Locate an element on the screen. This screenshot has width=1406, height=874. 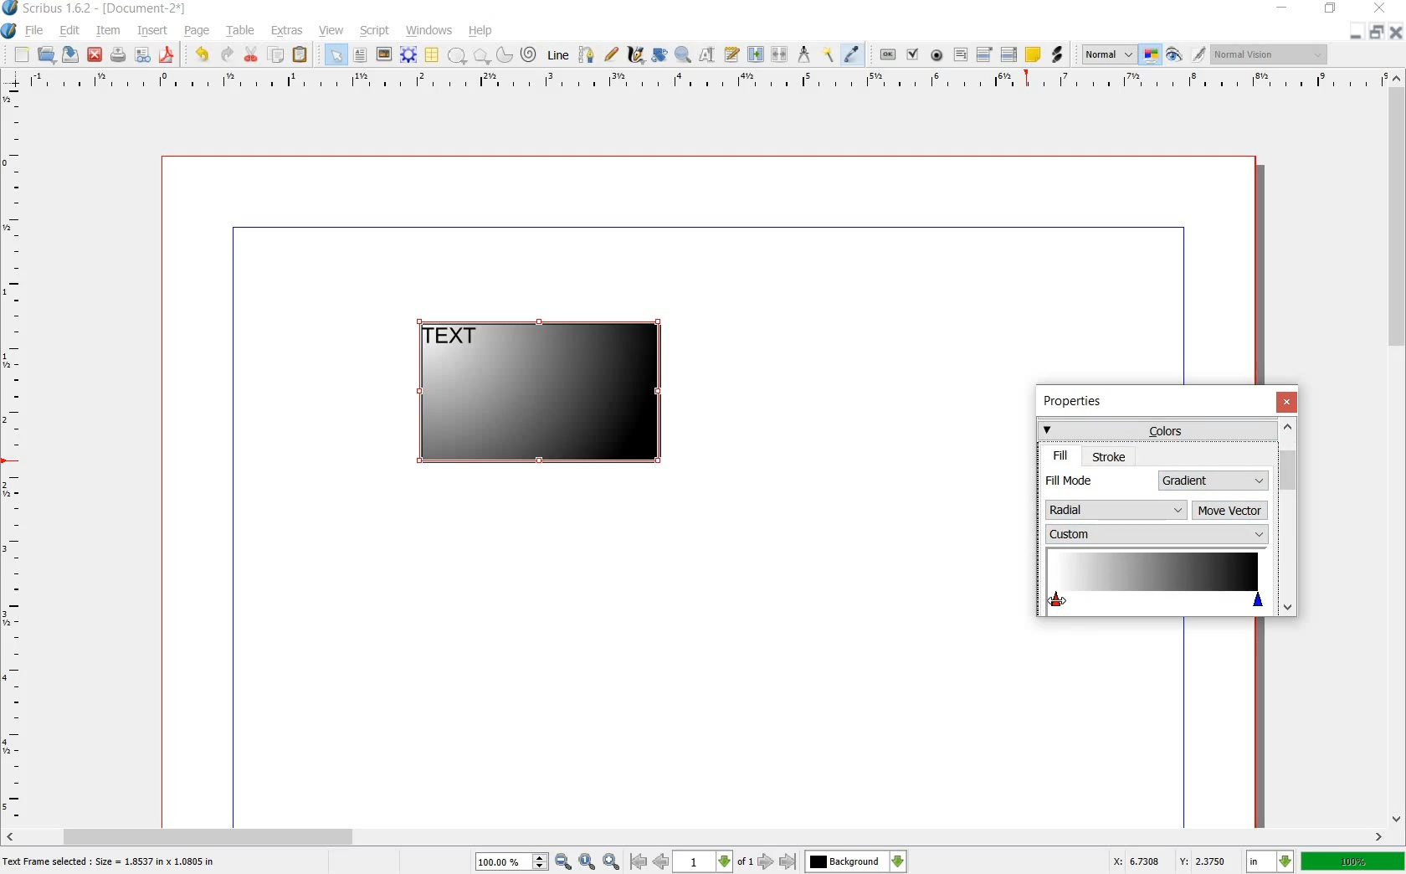
cut is located at coordinates (252, 55).